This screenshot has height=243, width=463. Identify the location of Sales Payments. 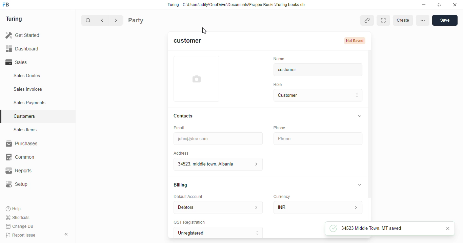
(40, 103).